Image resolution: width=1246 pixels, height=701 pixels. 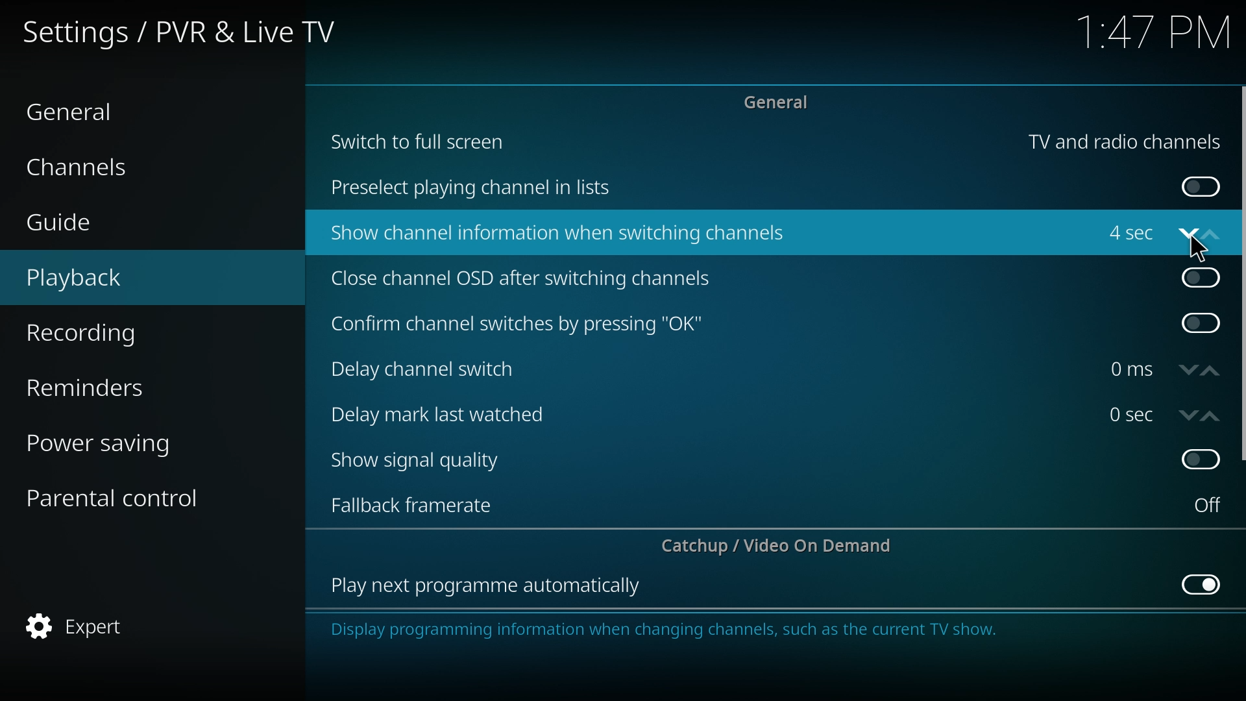 I want to click on delay mark last watched, so click(x=444, y=413).